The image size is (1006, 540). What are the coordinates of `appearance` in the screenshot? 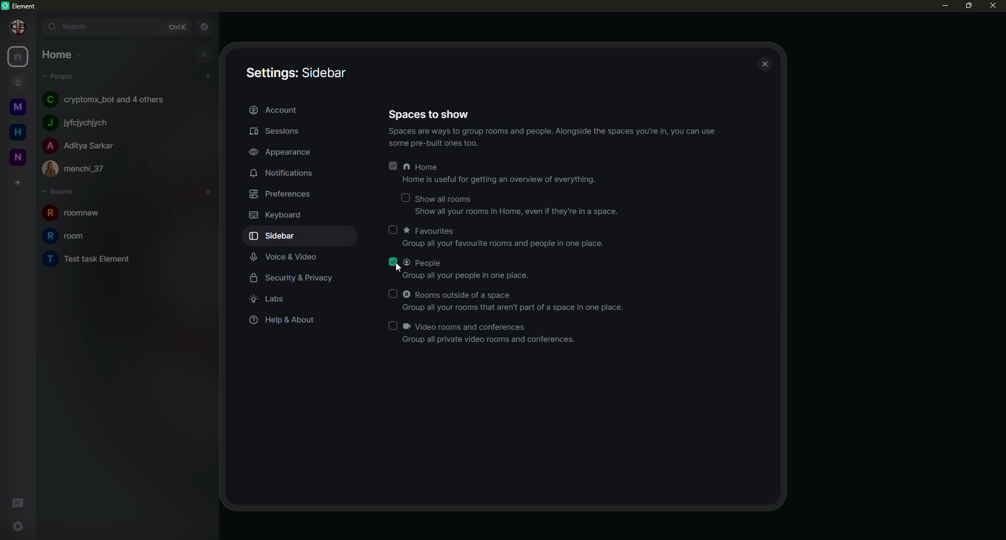 It's located at (281, 150).